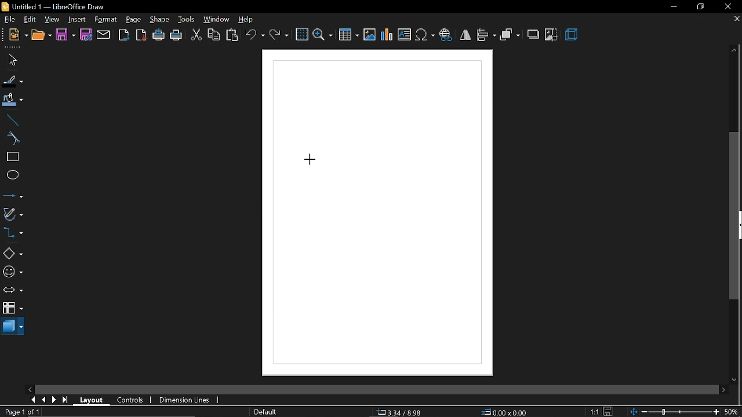 The image size is (742, 417). I want to click on insert chart, so click(387, 35).